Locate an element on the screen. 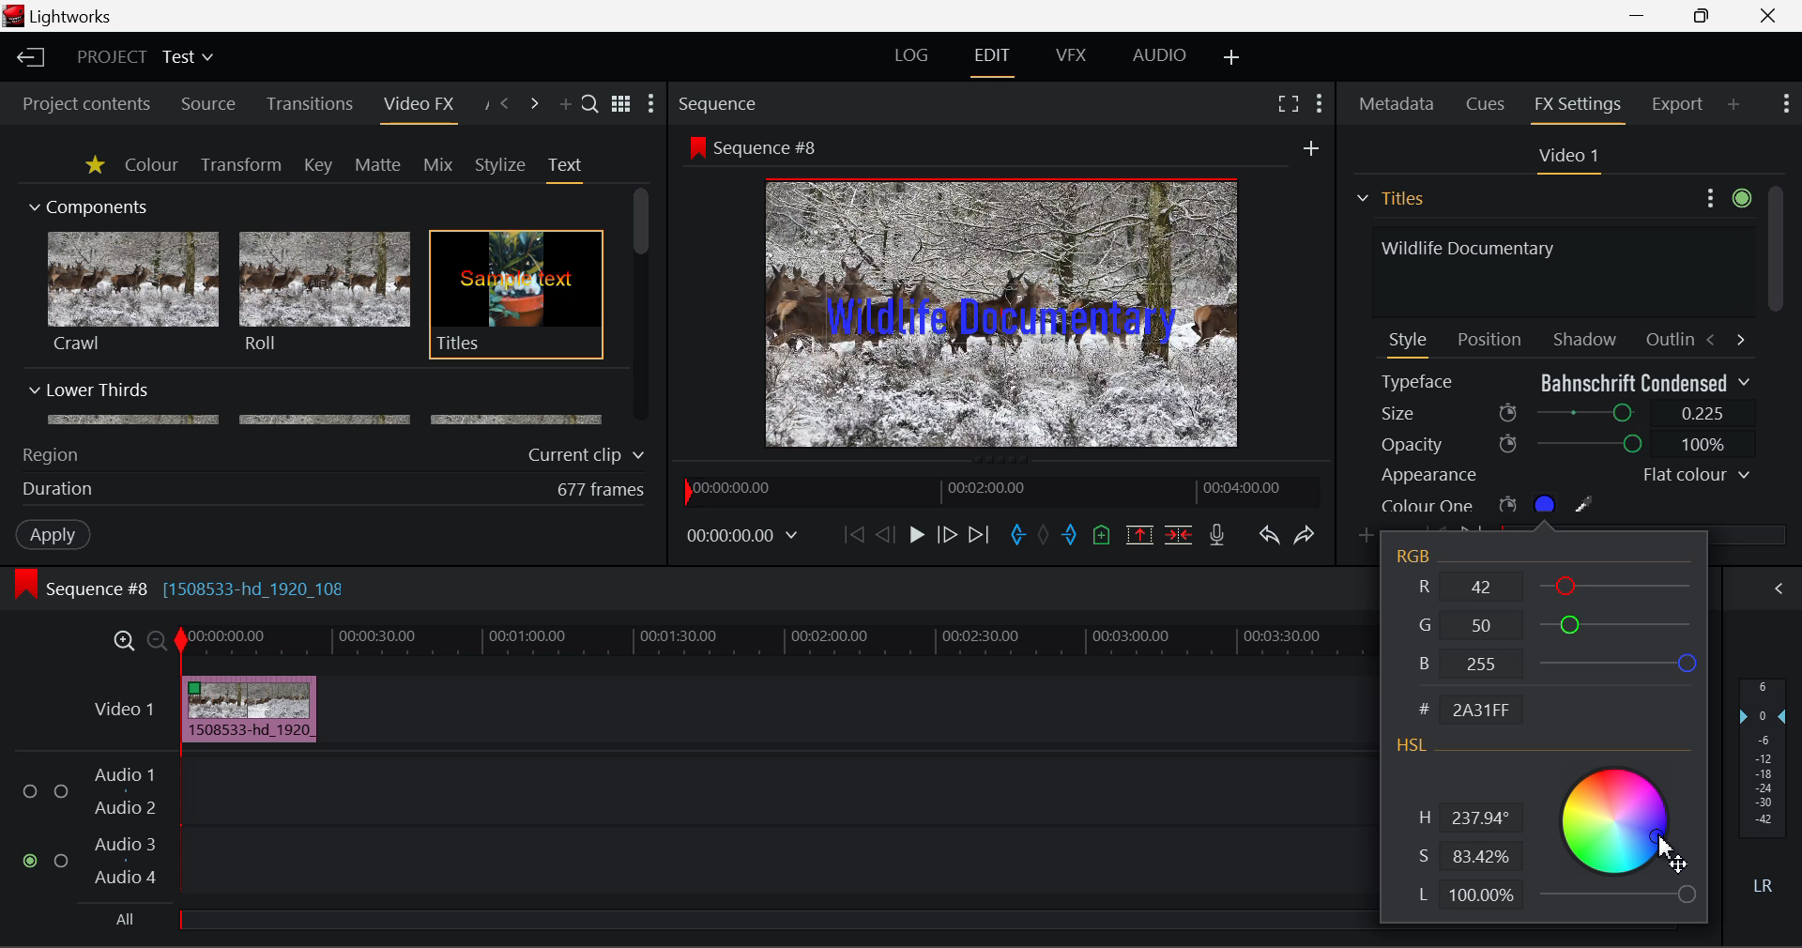  Audio 4 is located at coordinates (126, 876).